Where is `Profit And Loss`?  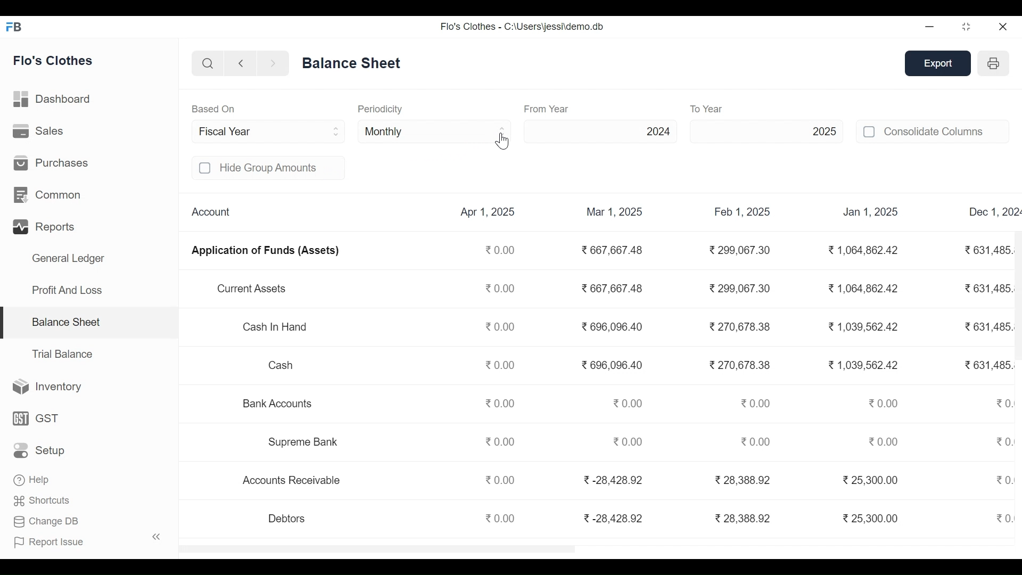 Profit And Loss is located at coordinates (67, 290).